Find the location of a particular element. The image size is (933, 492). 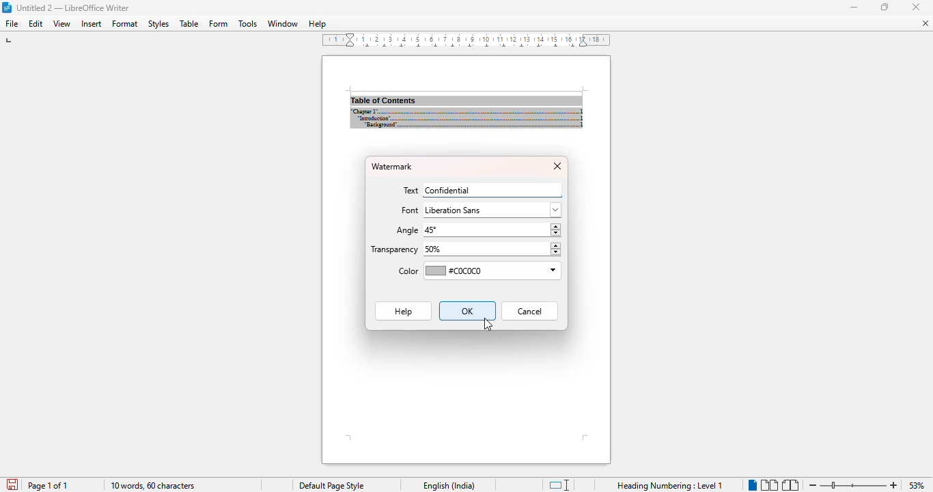

file is located at coordinates (12, 24).